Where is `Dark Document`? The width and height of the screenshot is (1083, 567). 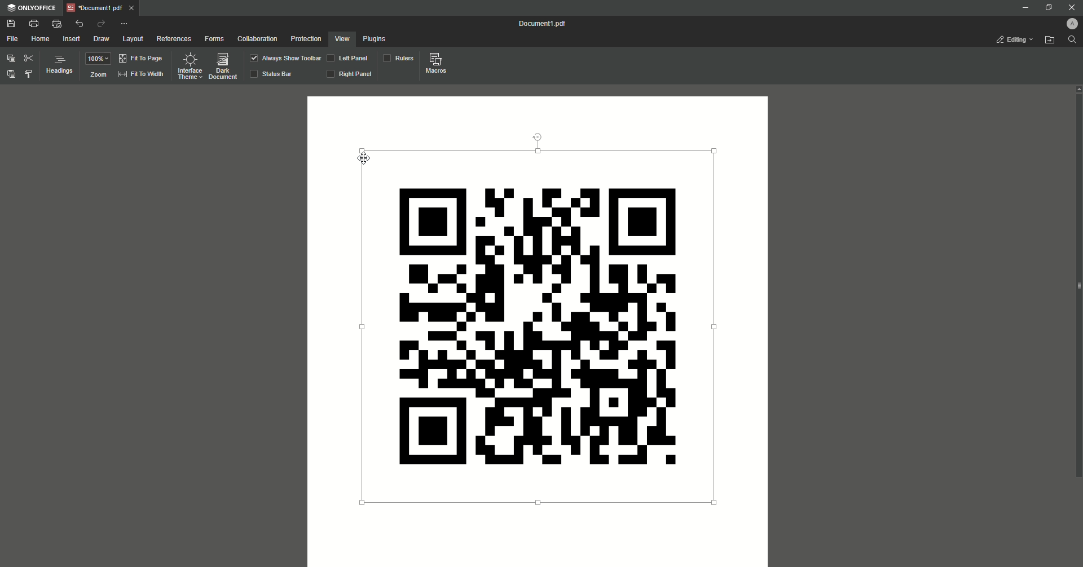 Dark Document is located at coordinates (222, 65).